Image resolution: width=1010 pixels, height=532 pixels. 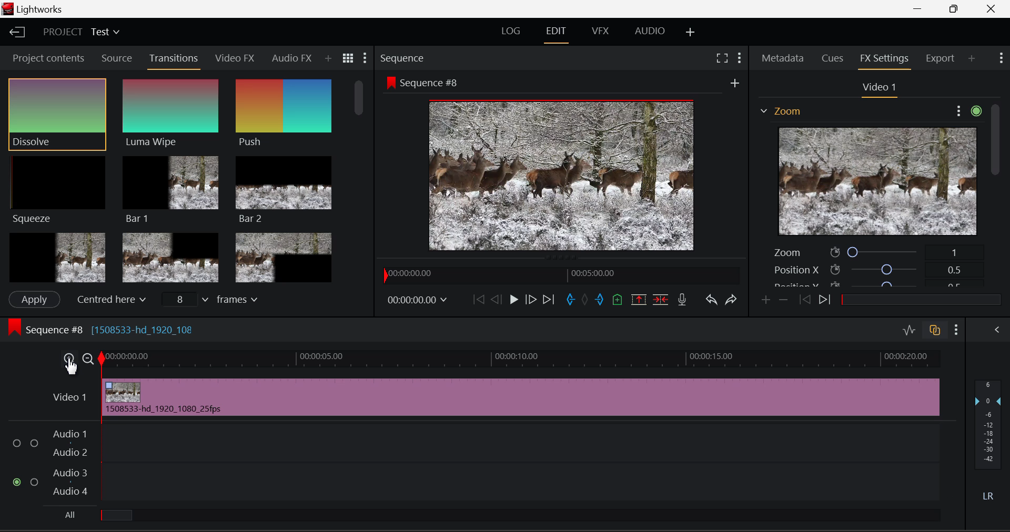 I want to click on Toggle between list and title view, so click(x=347, y=58).